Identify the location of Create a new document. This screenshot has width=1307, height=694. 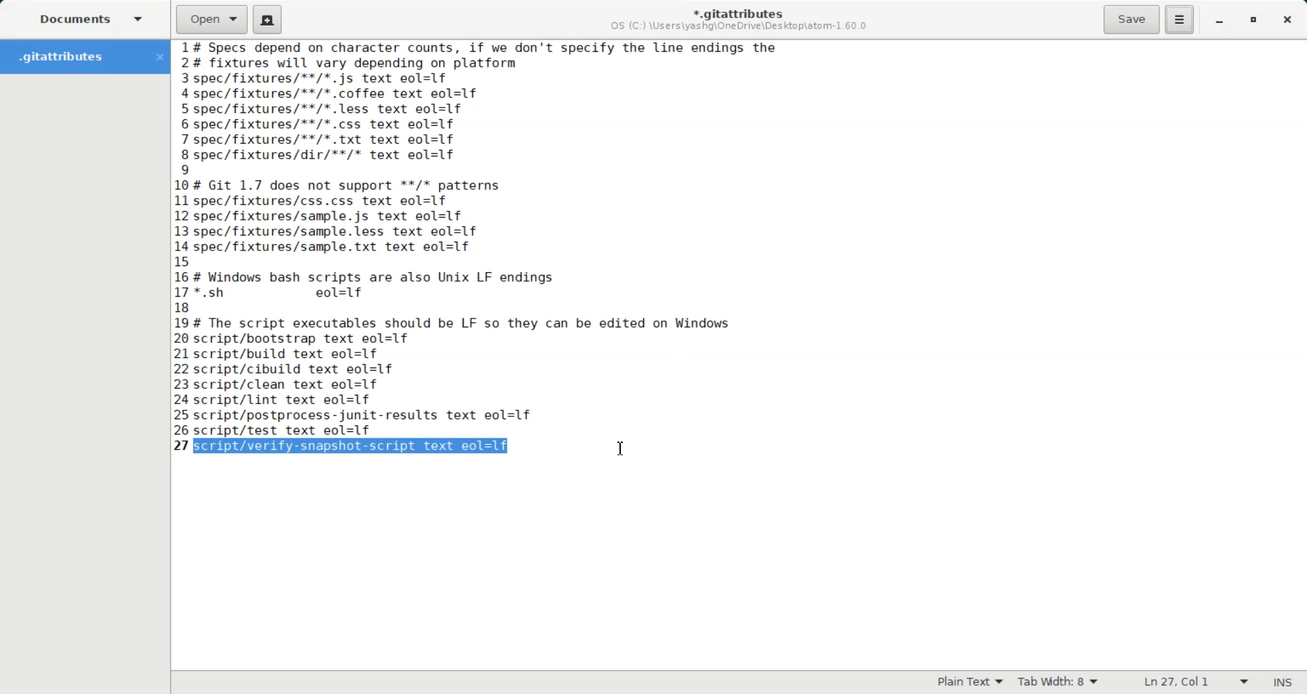
(268, 20).